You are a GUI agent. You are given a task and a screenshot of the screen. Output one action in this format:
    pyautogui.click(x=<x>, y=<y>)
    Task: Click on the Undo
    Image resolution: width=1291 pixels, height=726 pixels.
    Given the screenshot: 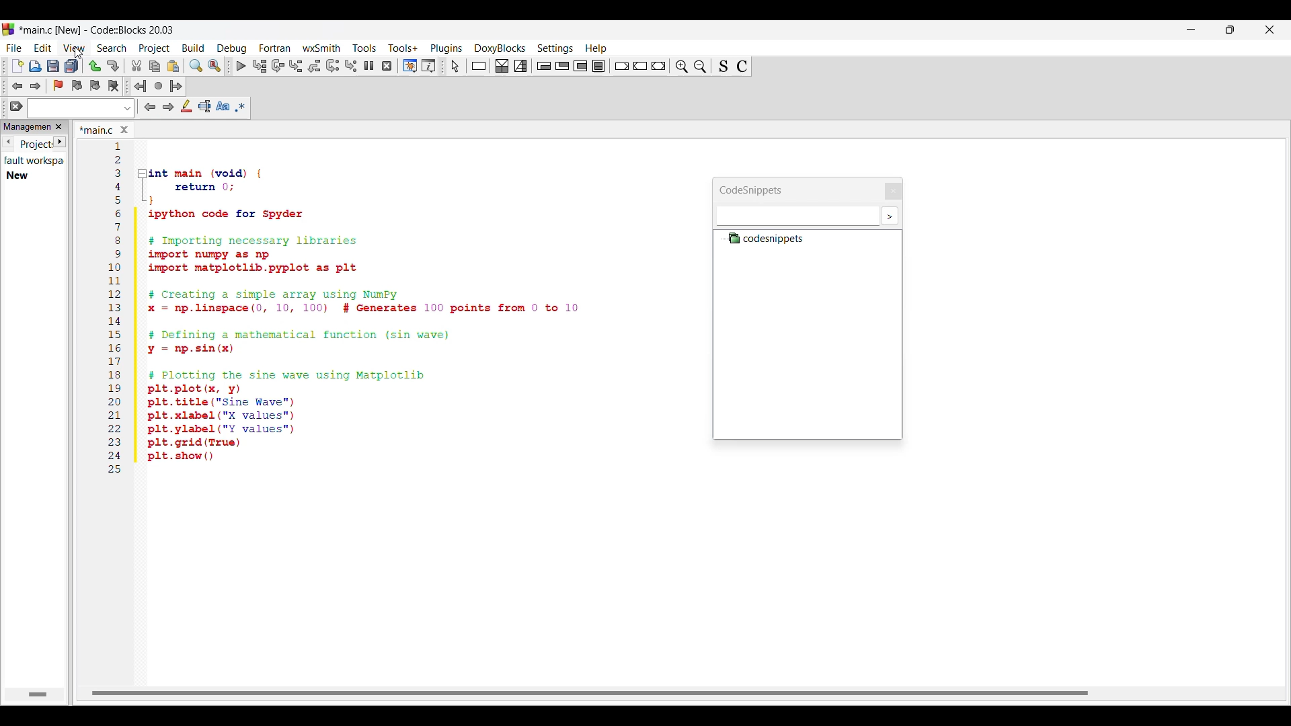 What is the action you would take?
    pyautogui.click(x=95, y=66)
    